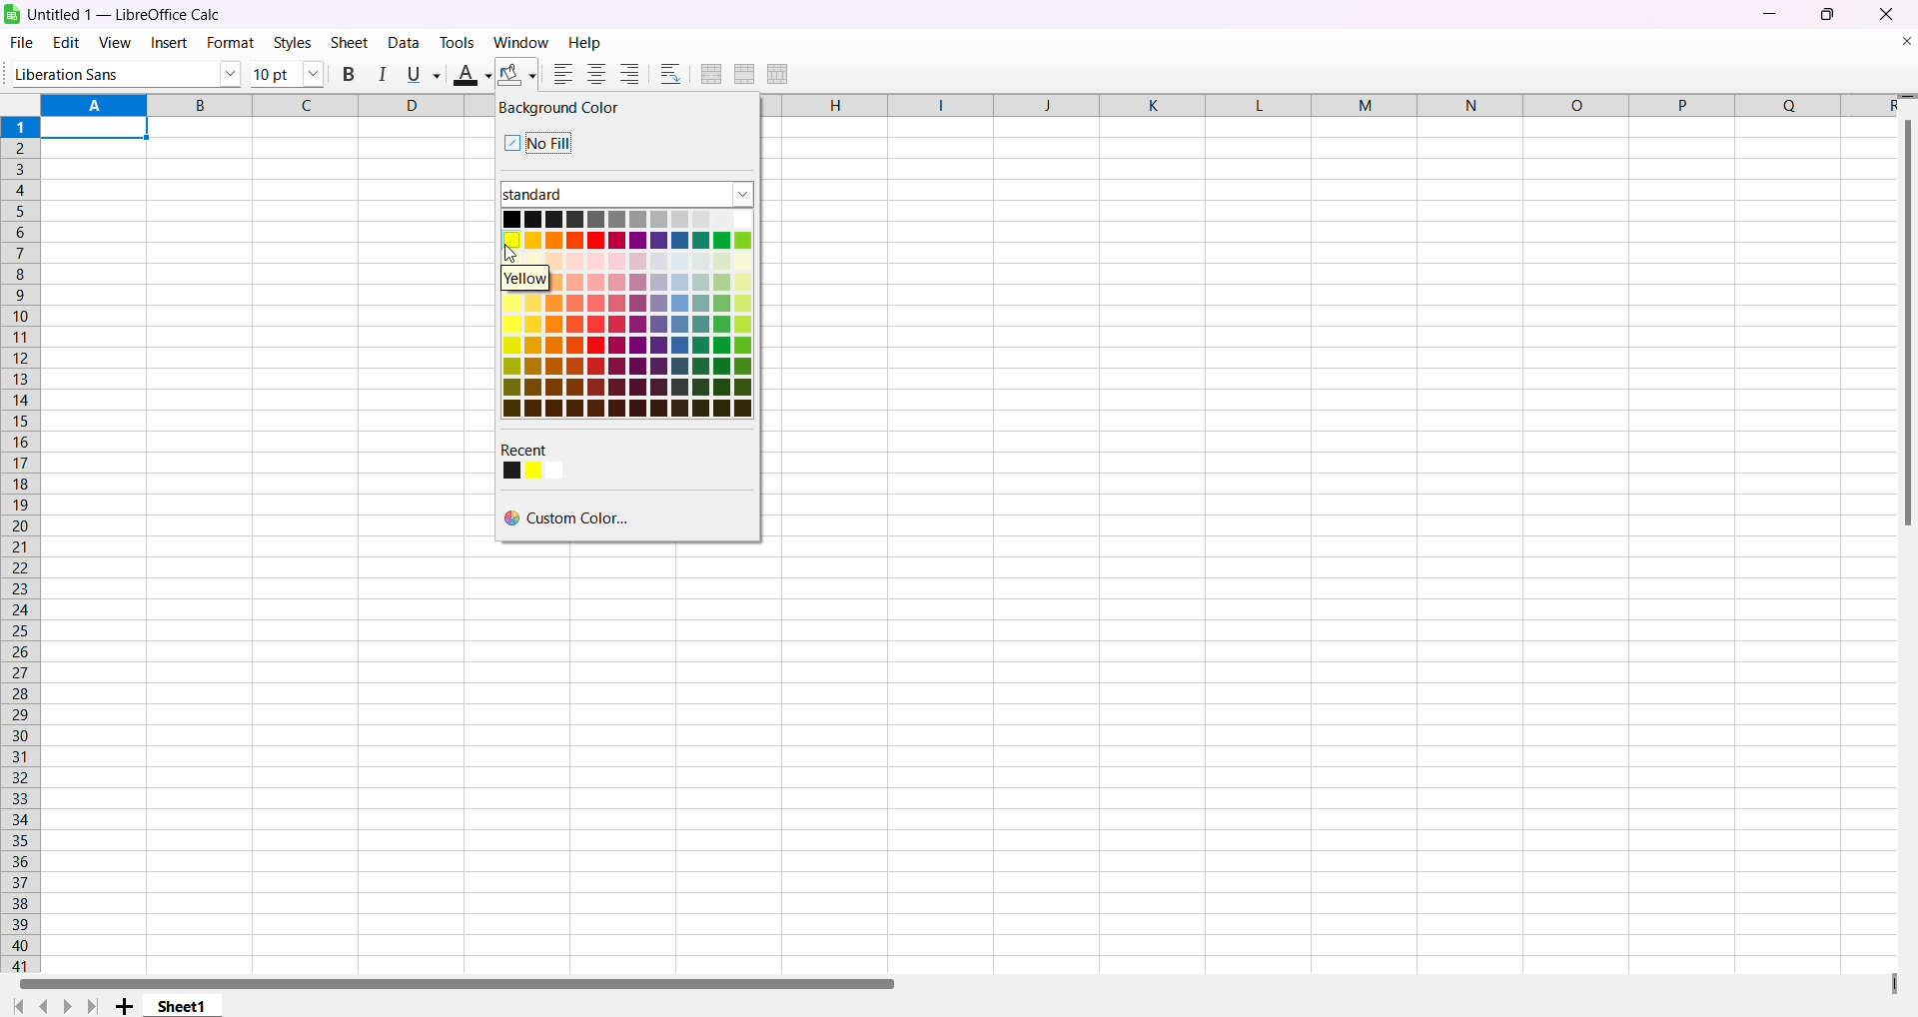  Describe the element at coordinates (101, 128) in the screenshot. I see `selected cell` at that location.